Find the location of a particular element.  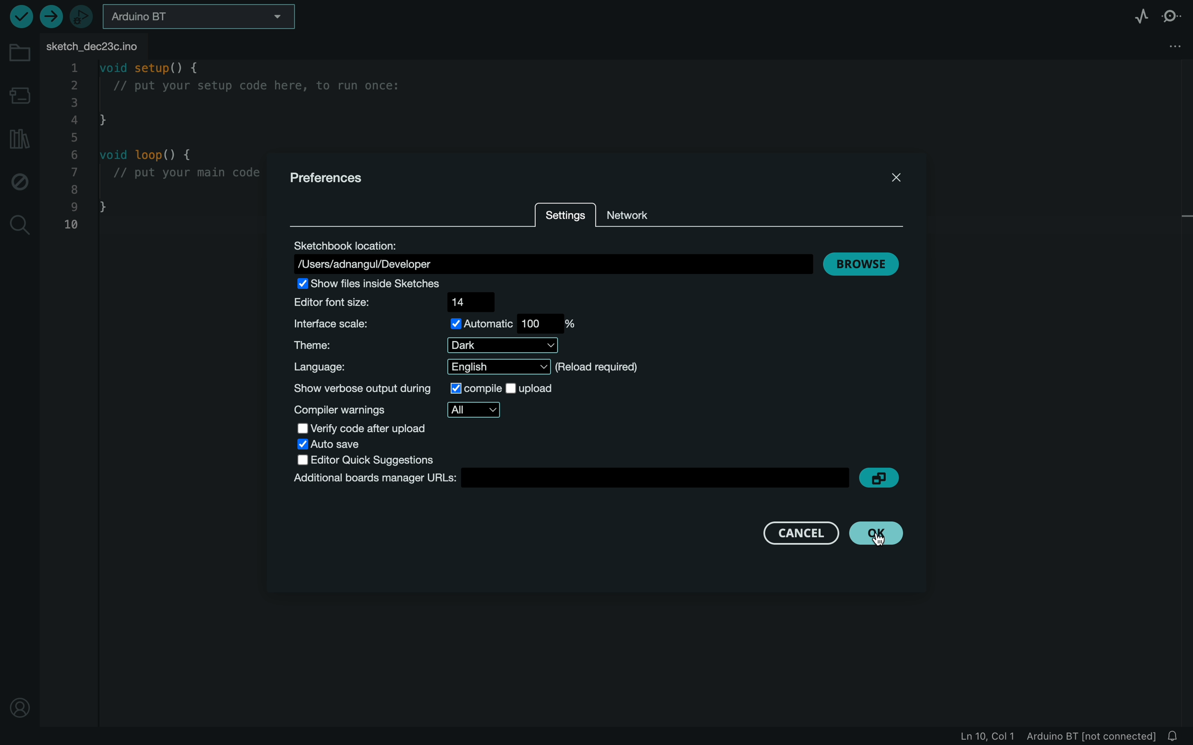

code is located at coordinates (161, 150).